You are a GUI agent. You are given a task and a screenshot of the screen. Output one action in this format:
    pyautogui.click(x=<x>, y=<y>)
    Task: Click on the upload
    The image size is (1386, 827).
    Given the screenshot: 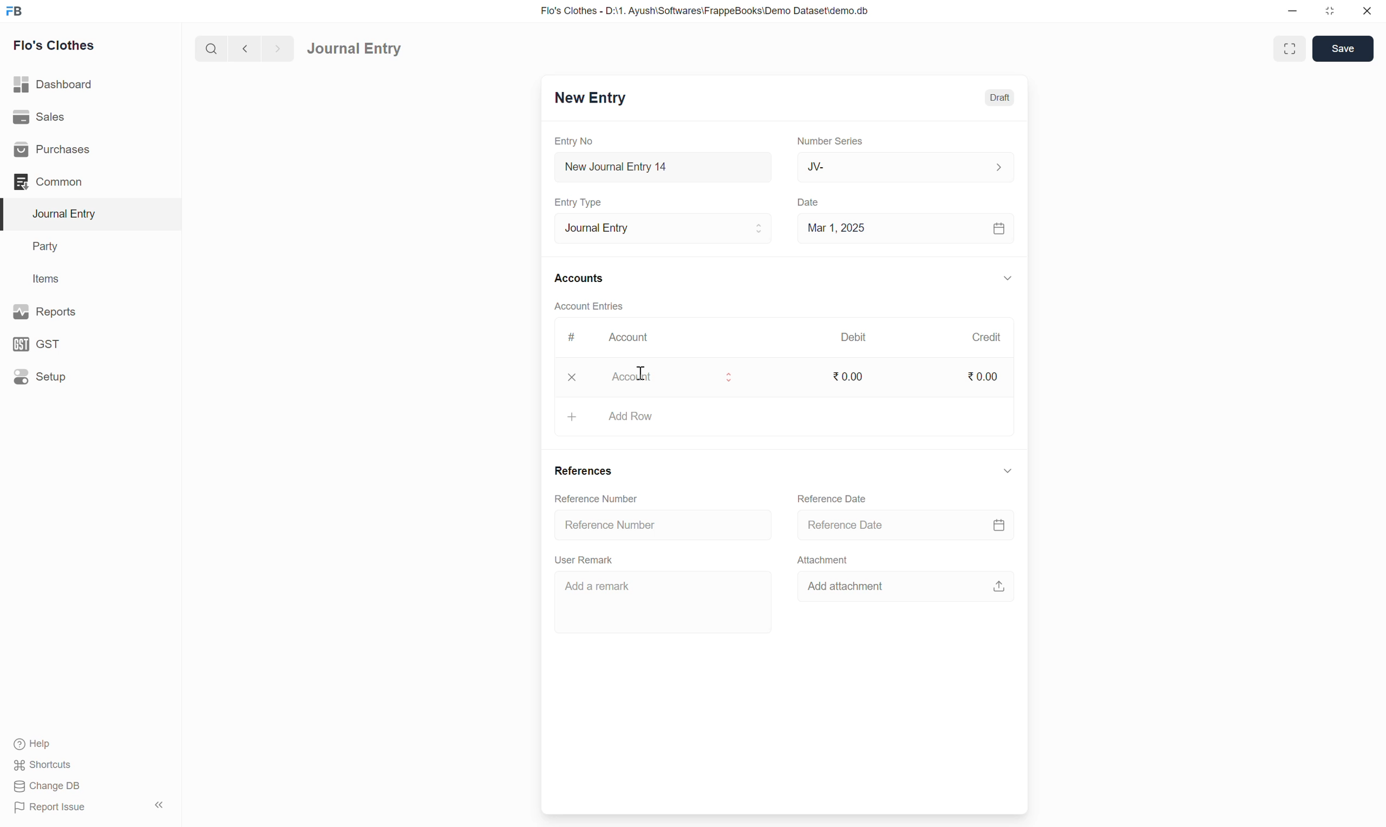 What is the action you would take?
    pyautogui.click(x=1000, y=587)
    